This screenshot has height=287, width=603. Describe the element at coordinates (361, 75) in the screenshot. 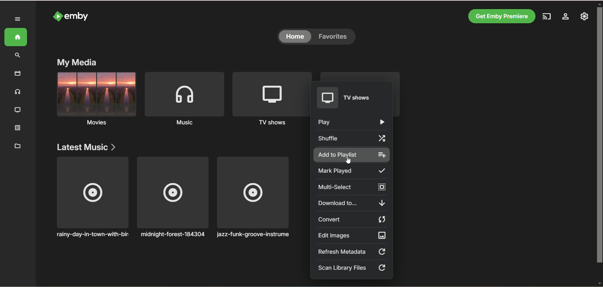

I see `playlists` at that location.